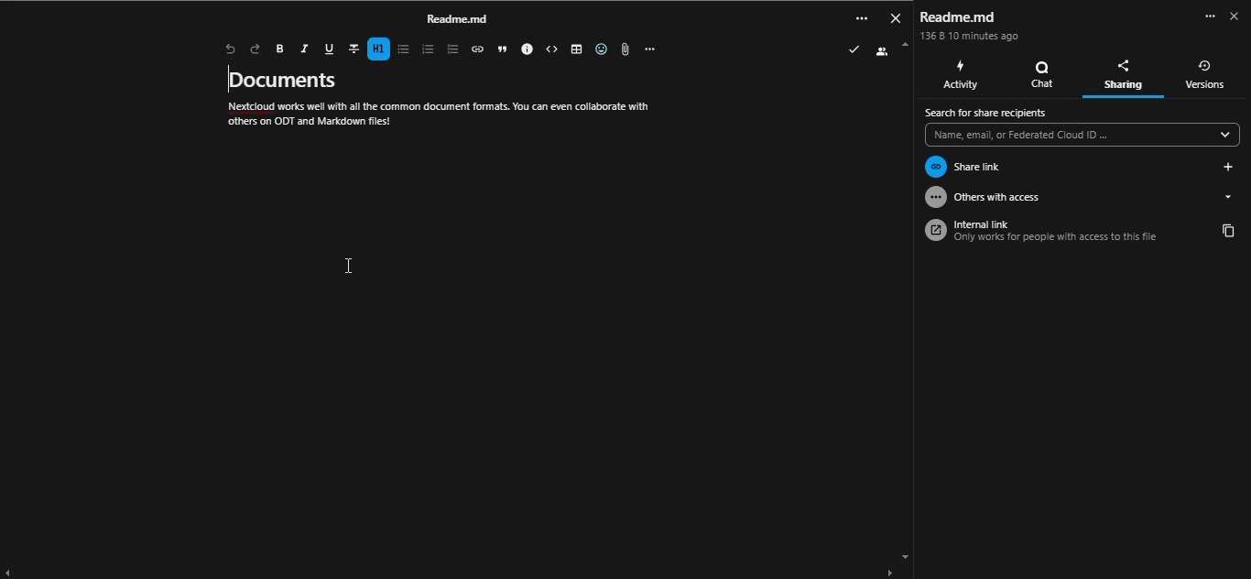 This screenshot has width=1251, height=579. I want to click on sharing, so click(1124, 74).